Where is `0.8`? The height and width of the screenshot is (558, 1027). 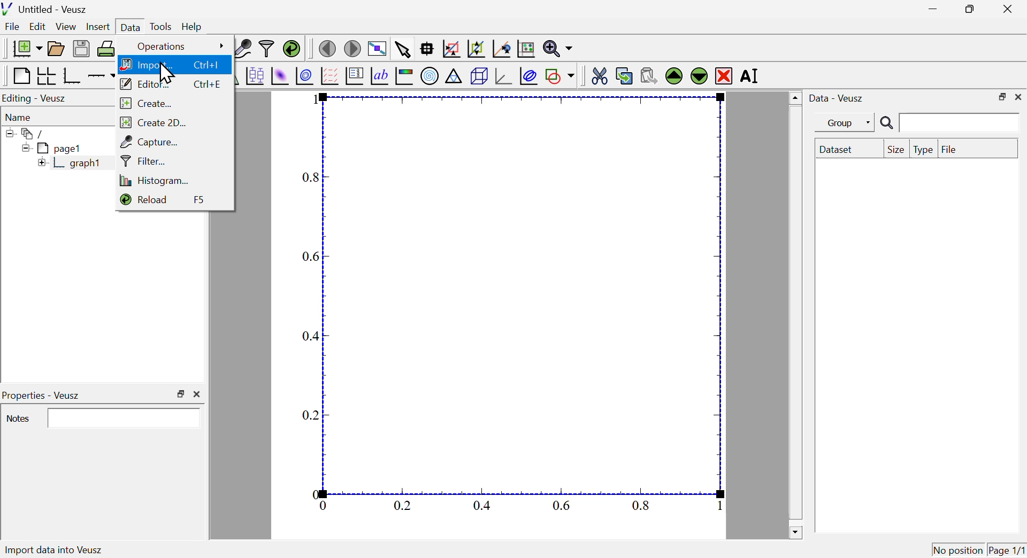 0.8 is located at coordinates (312, 178).